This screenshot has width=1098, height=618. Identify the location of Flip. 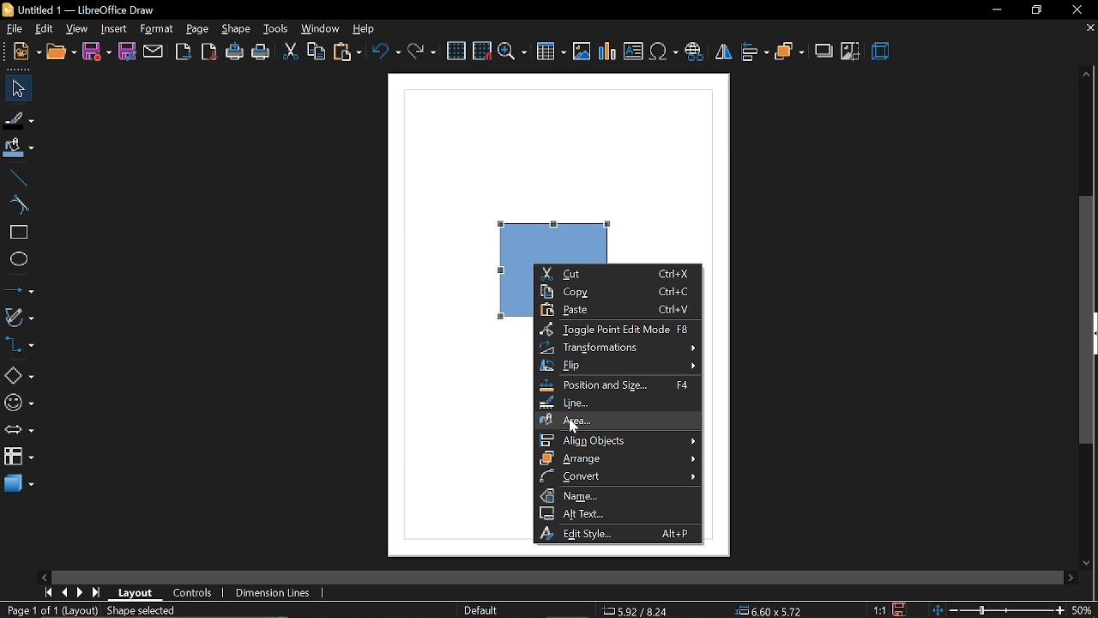
(618, 367).